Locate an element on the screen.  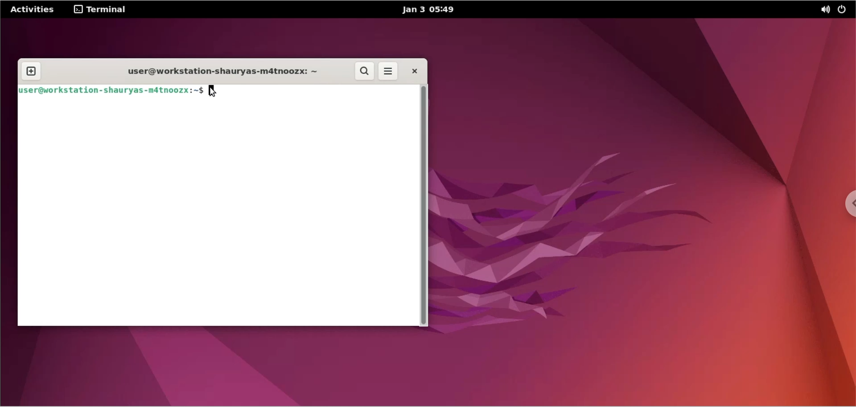
Activities is located at coordinates (33, 10).